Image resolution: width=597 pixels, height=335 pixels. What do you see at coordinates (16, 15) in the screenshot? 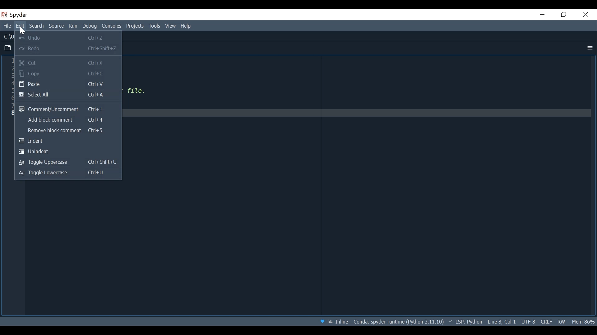
I see `Spyder Desktop icon` at bounding box center [16, 15].